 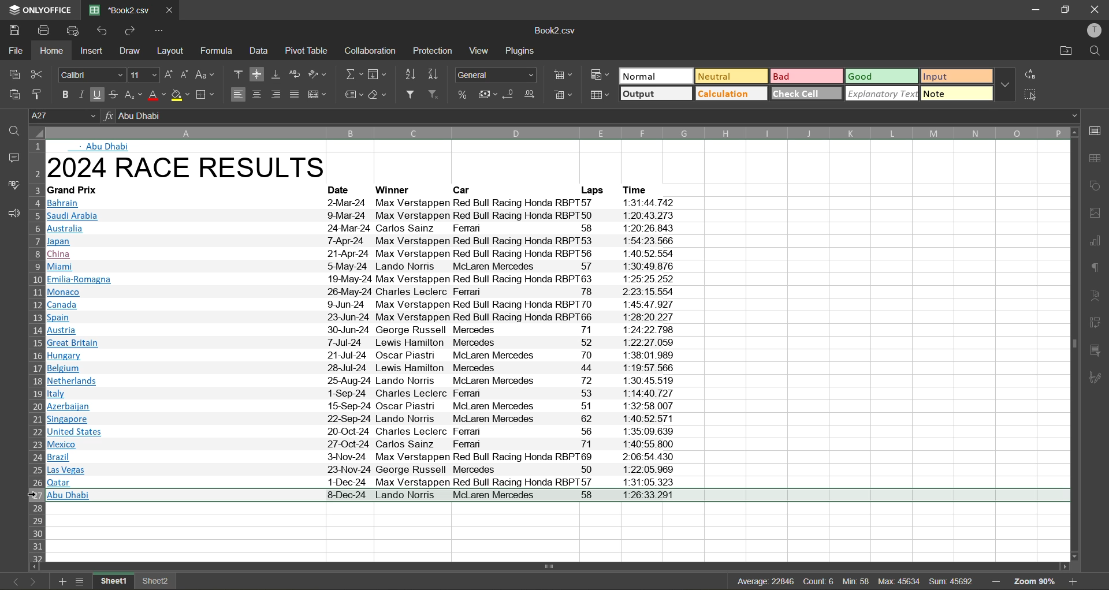 I want to click on find, so click(x=1096, y=51).